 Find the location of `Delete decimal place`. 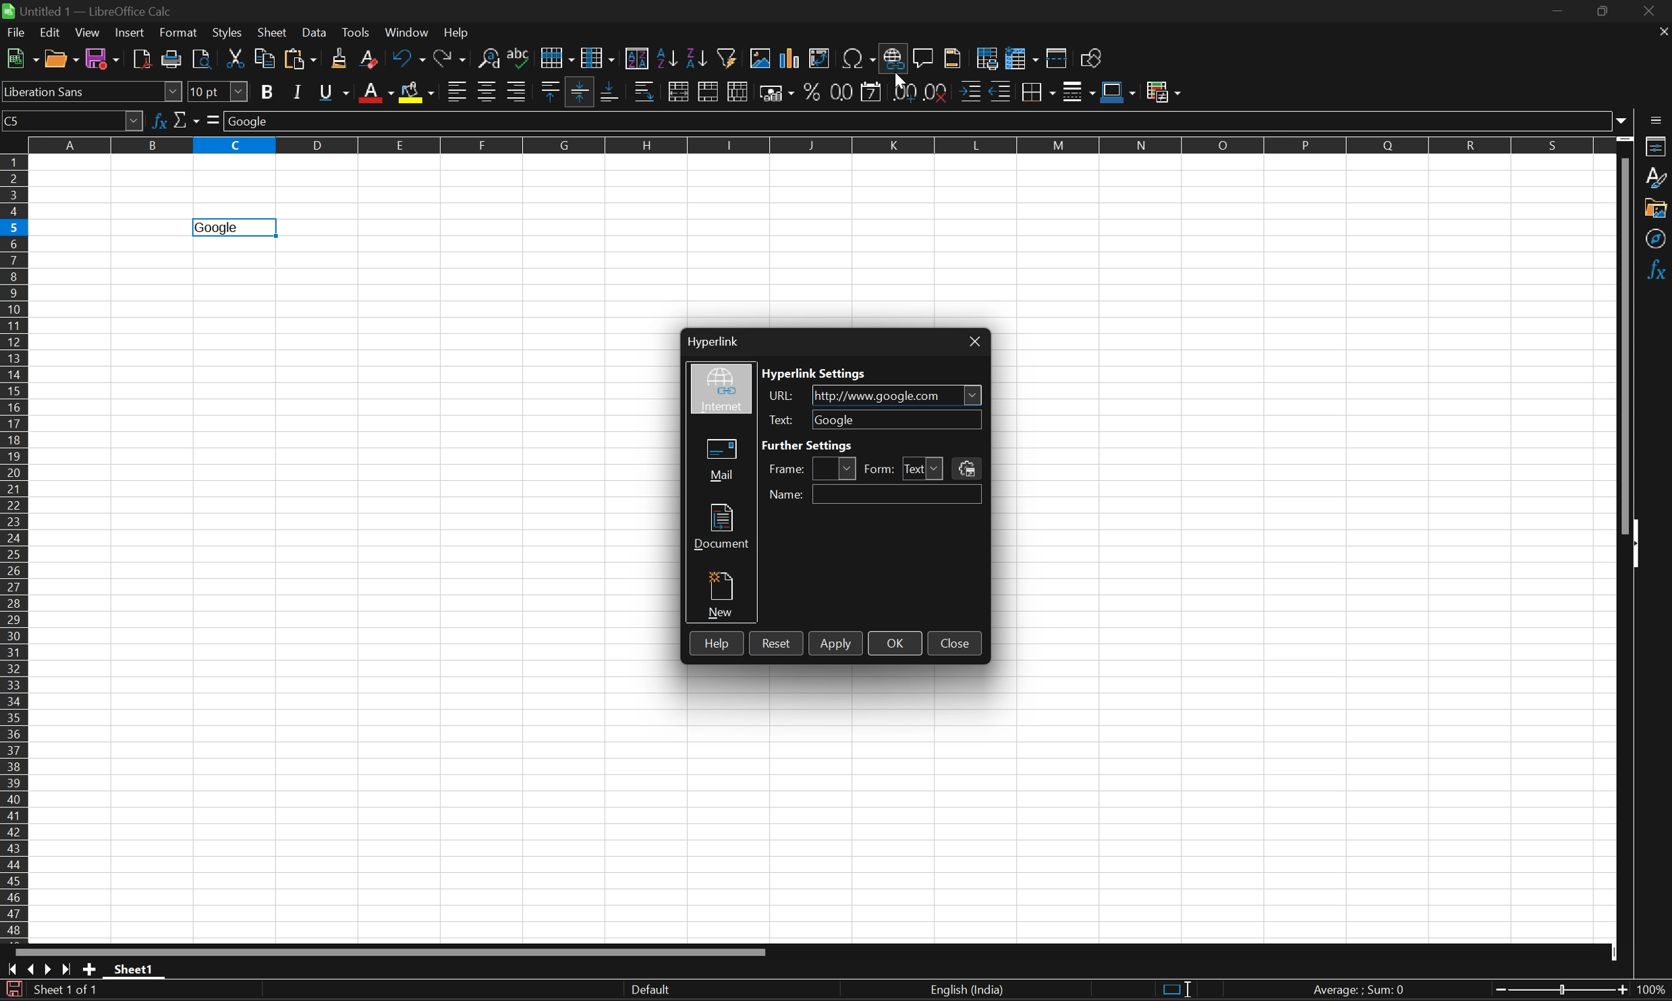

Delete decimal place is located at coordinates (939, 92).